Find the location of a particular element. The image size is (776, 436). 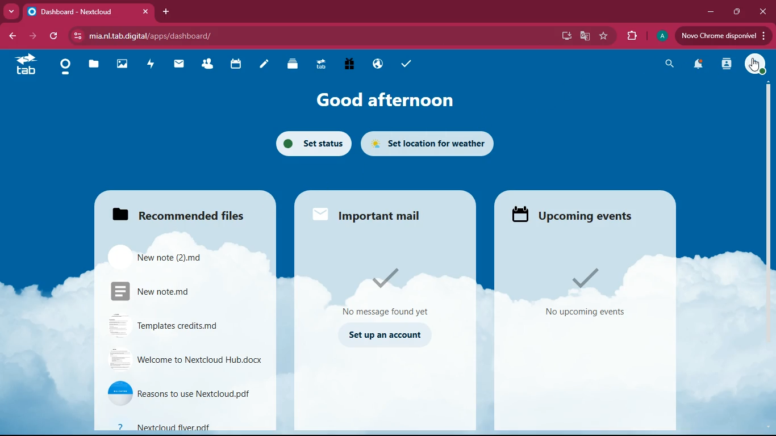

files is located at coordinates (295, 66).